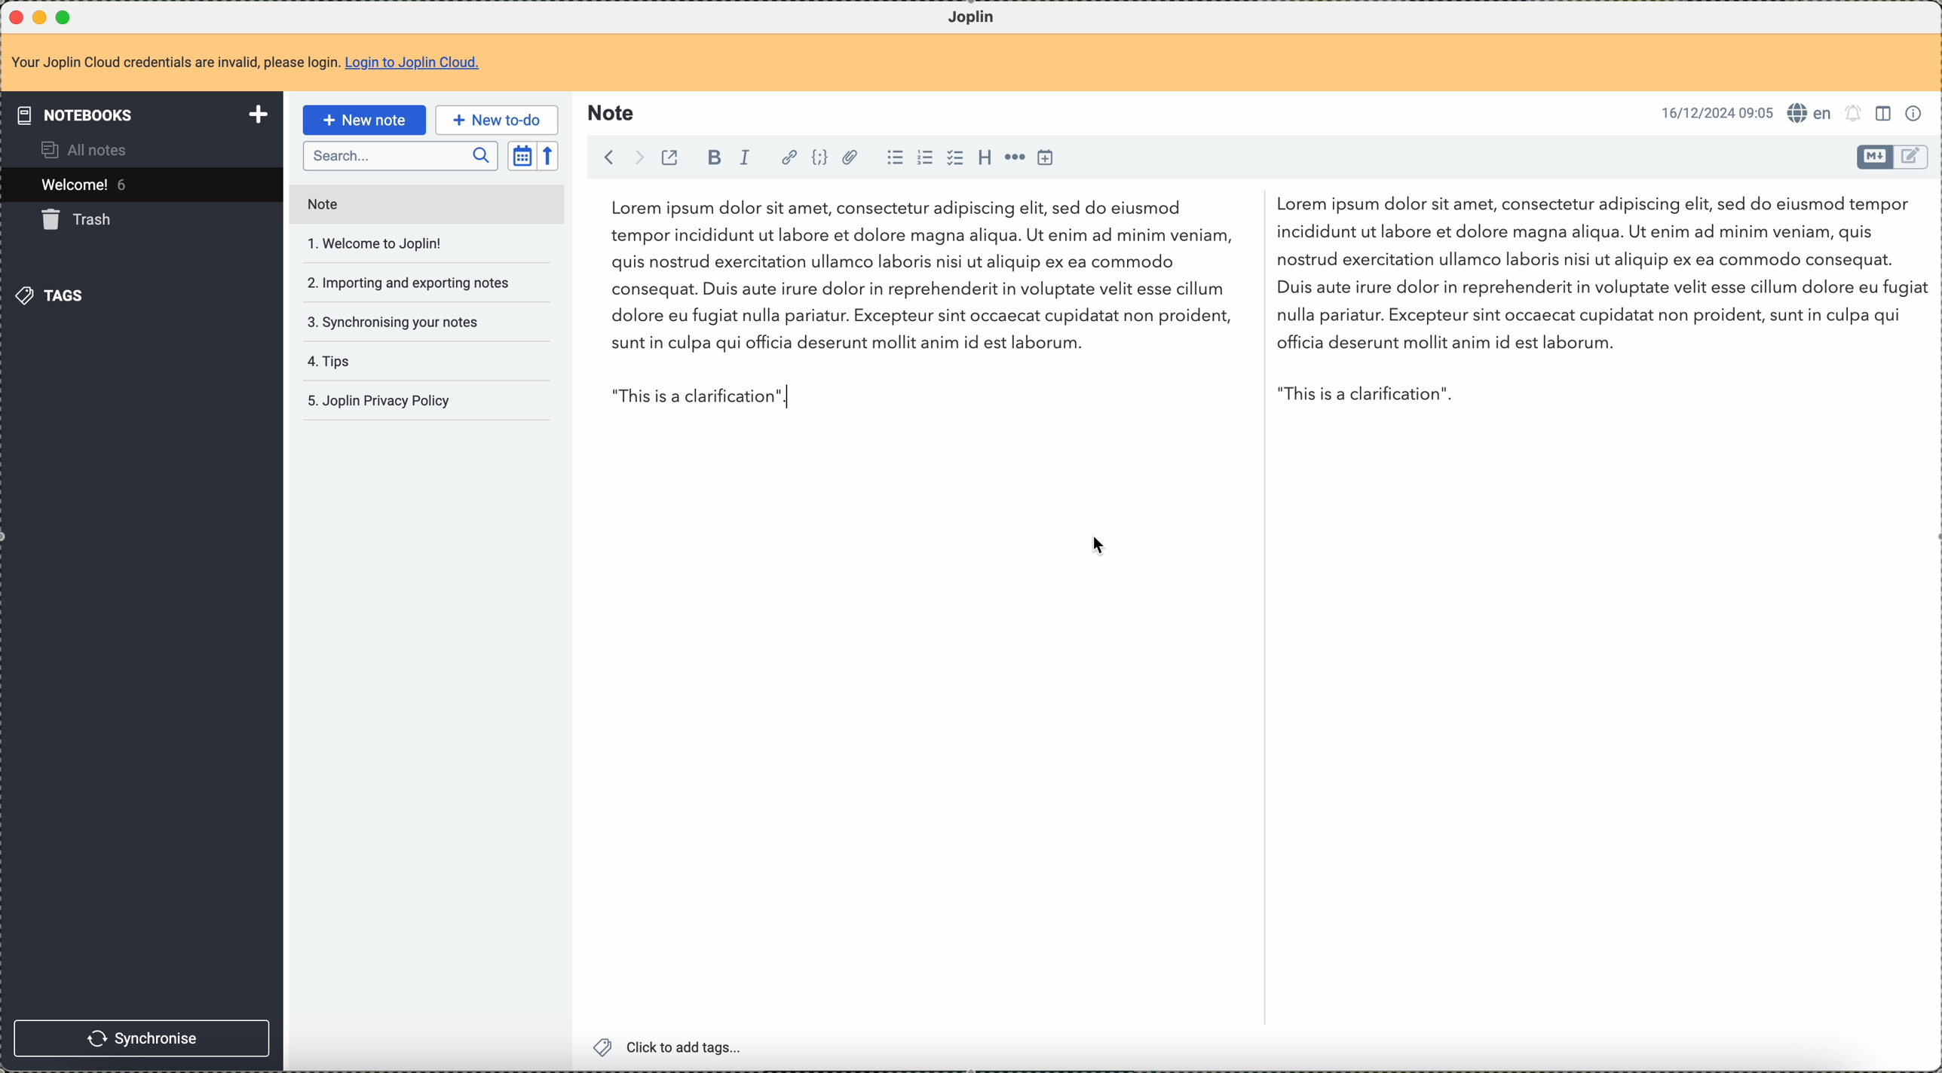 The image size is (1942, 1073). What do you see at coordinates (1874, 157) in the screenshot?
I see `toggle editor` at bounding box center [1874, 157].